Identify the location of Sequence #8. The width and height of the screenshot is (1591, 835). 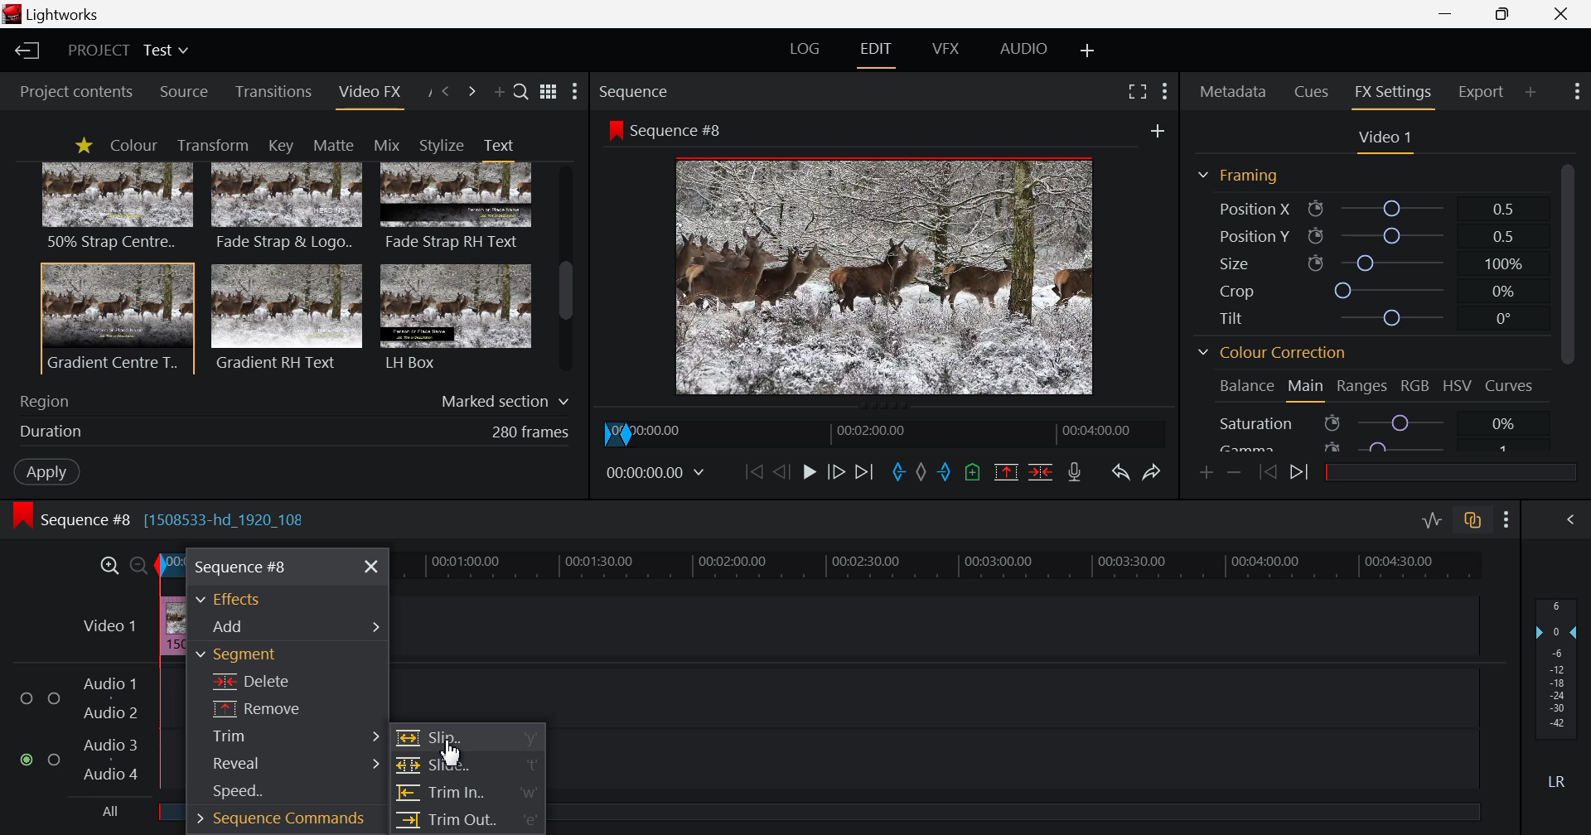
(672, 128).